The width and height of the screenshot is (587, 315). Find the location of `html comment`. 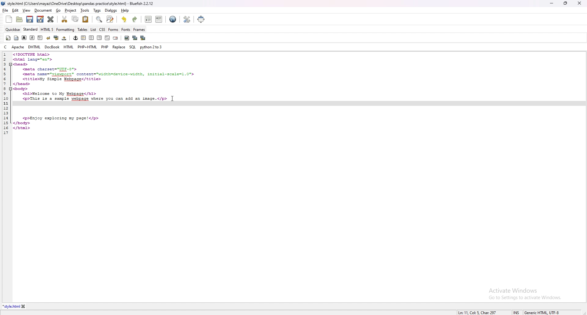

html comment is located at coordinates (108, 38).